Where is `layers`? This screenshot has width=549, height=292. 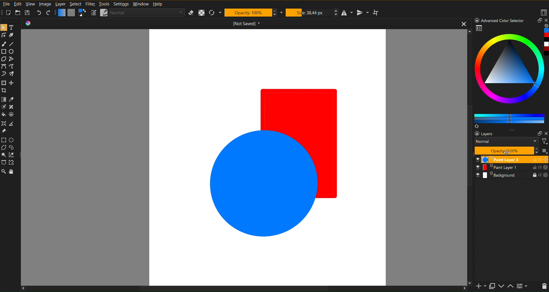 layers is located at coordinates (486, 133).